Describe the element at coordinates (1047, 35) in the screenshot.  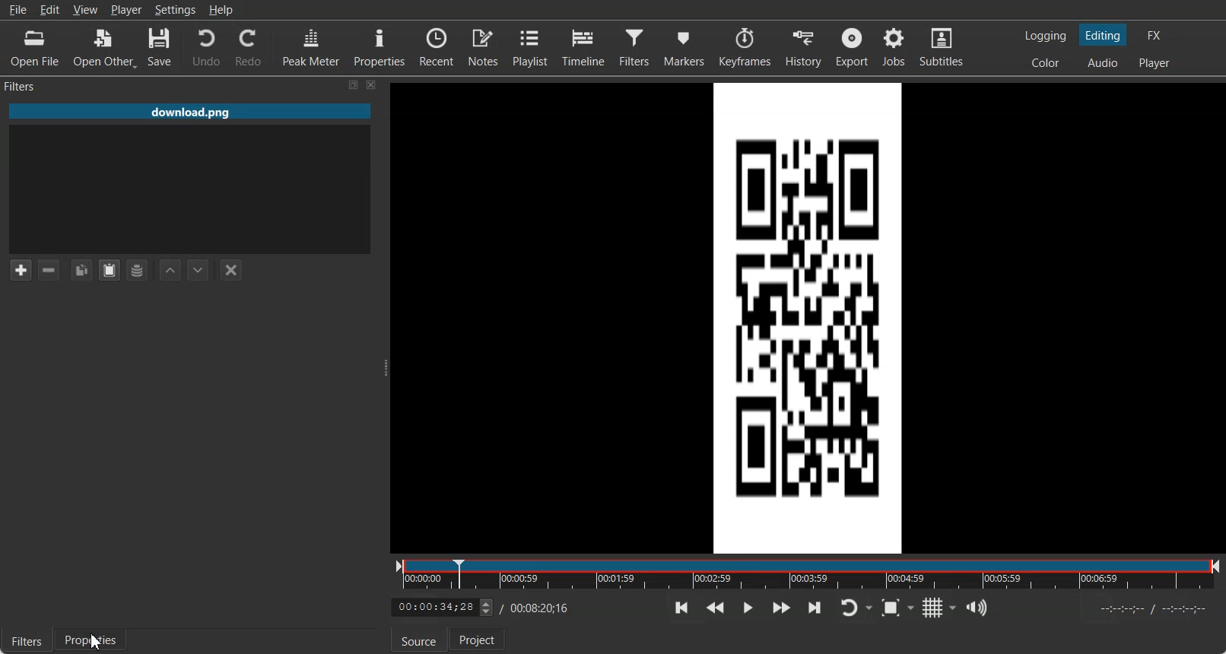
I see `Switch to logging layout` at that location.